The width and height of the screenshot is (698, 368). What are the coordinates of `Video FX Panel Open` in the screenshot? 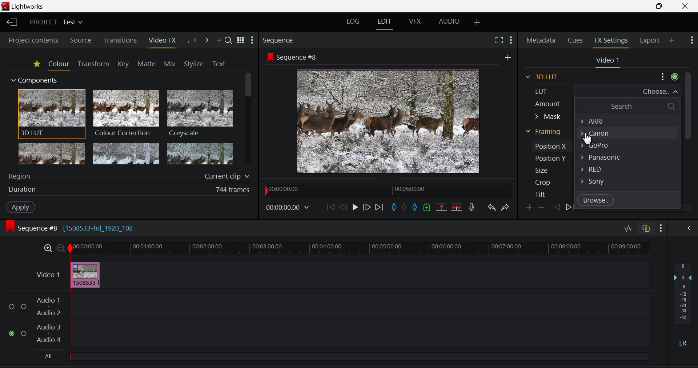 It's located at (163, 42).